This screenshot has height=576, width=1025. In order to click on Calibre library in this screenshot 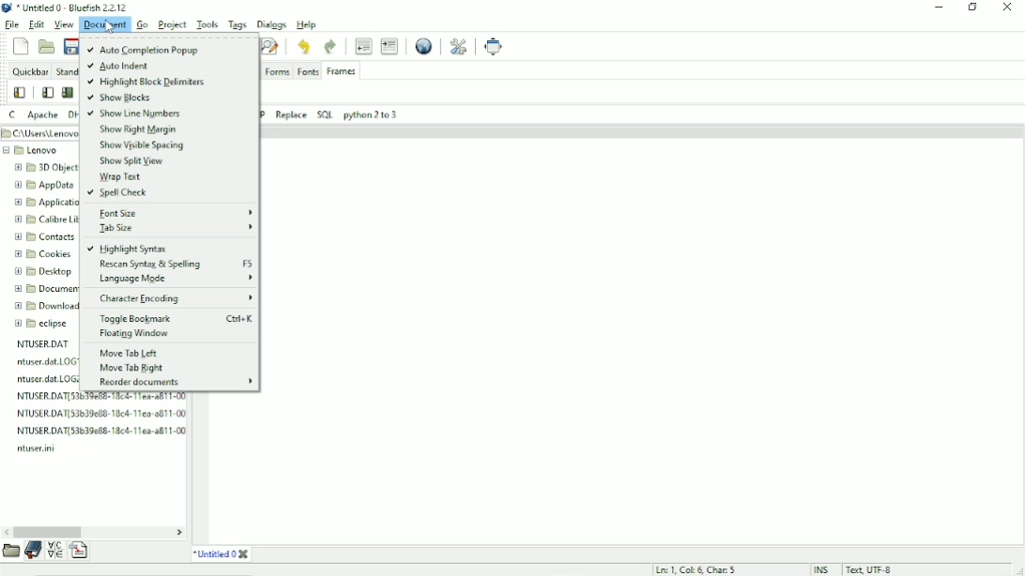, I will do `click(46, 220)`.